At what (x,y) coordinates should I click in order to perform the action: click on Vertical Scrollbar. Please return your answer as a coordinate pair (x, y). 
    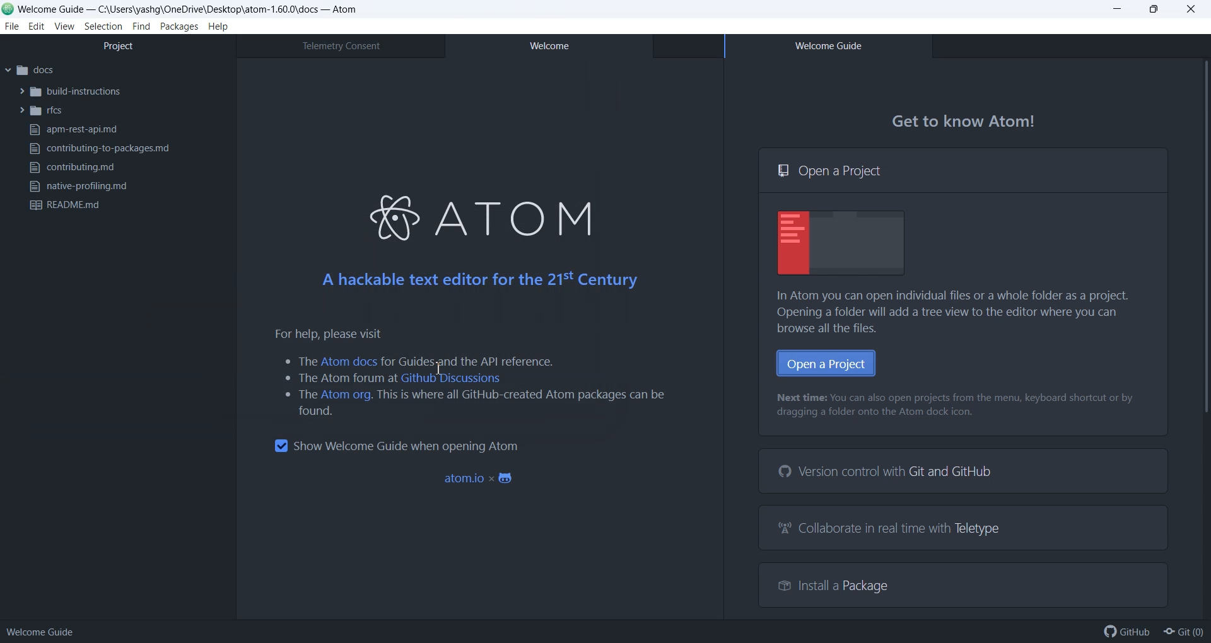
    Looking at the image, I should click on (1201, 337).